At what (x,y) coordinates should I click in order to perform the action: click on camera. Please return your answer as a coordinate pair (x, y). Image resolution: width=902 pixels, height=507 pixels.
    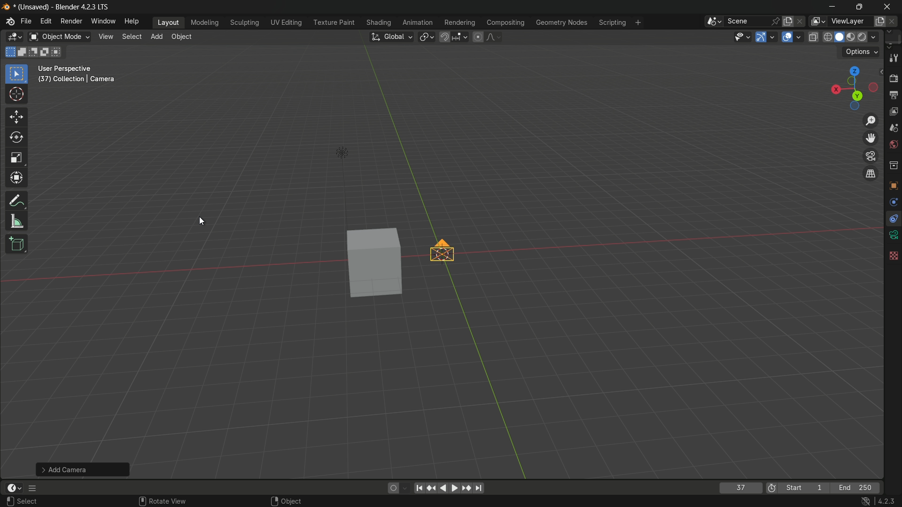
    Looking at the image, I should click on (446, 250).